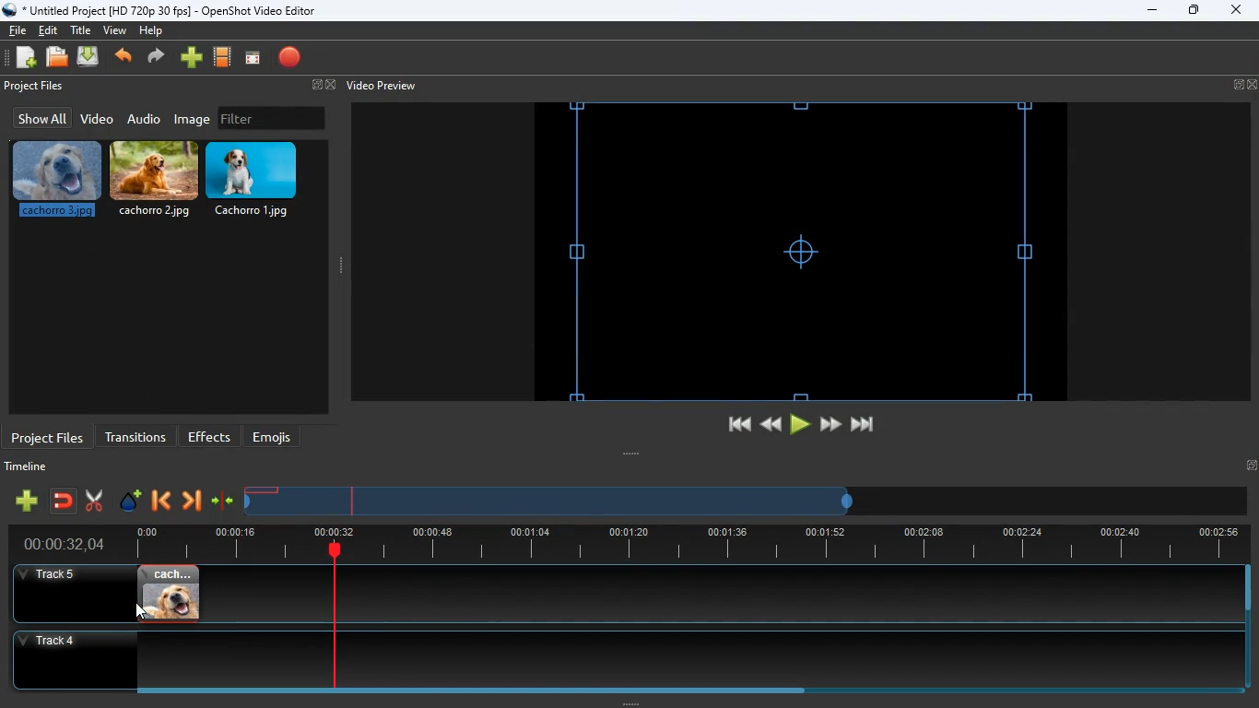 The width and height of the screenshot is (1259, 708). I want to click on effects, so click(210, 436).